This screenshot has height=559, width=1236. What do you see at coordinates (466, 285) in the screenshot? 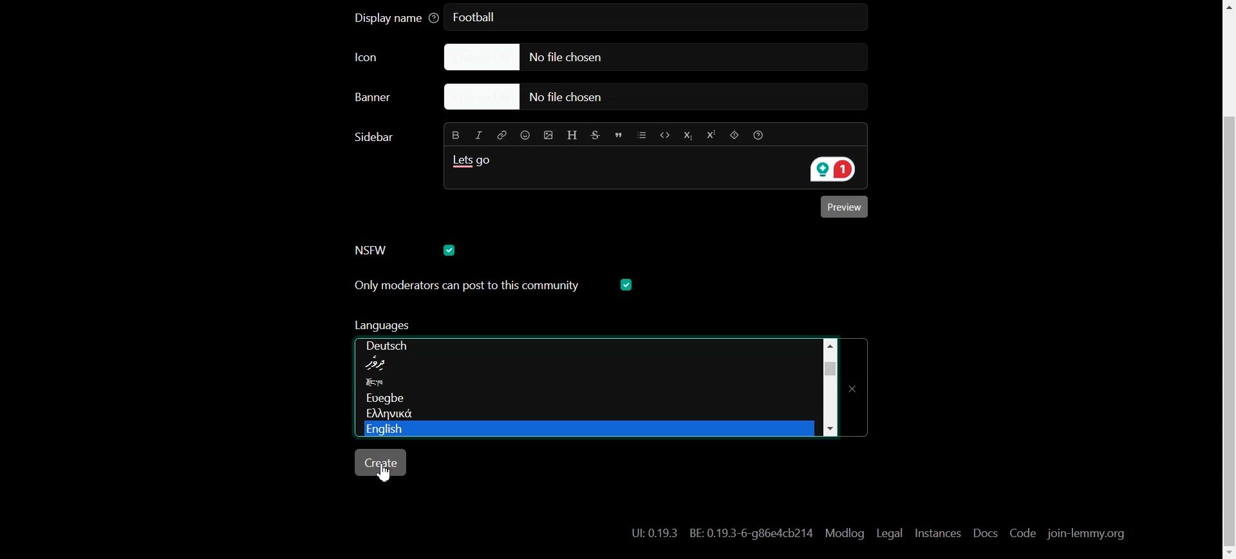
I see `Enable post to community` at bounding box center [466, 285].